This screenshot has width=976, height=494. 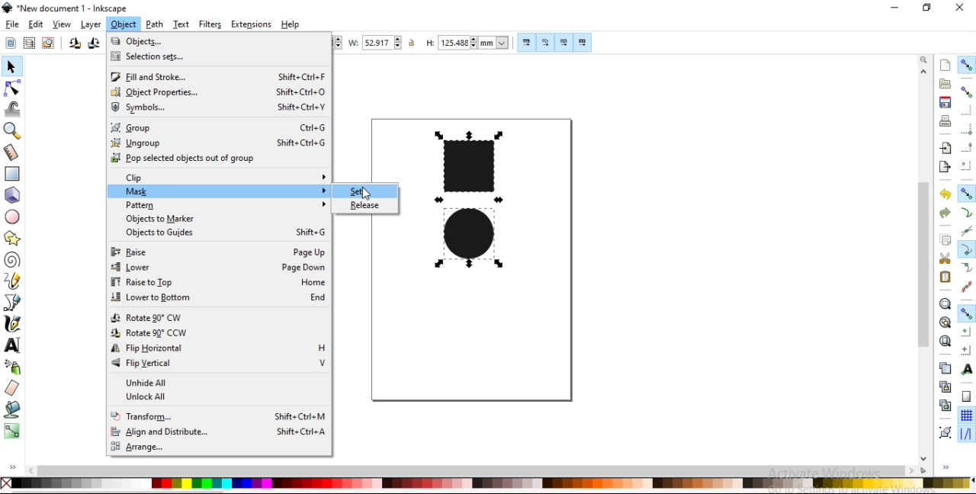 I want to click on snap to edges of bounding box, so click(x=967, y=111).